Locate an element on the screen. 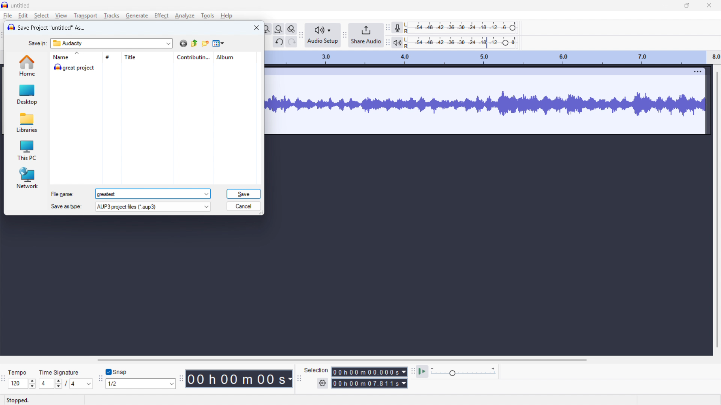 This screenshot has height=405, width=721. analyse is located at coordinates (185, 16).